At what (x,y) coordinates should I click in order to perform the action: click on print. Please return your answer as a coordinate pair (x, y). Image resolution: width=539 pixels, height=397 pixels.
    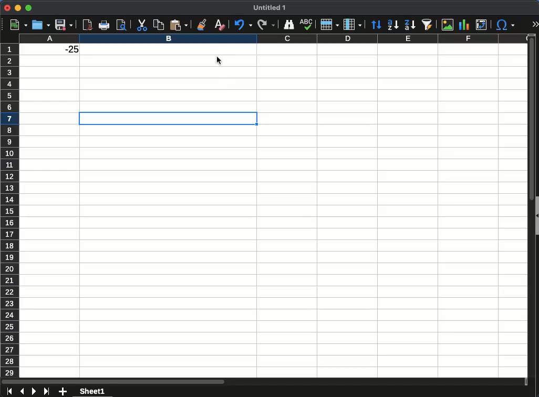
    Looking at the image, I should click on (105, 25).